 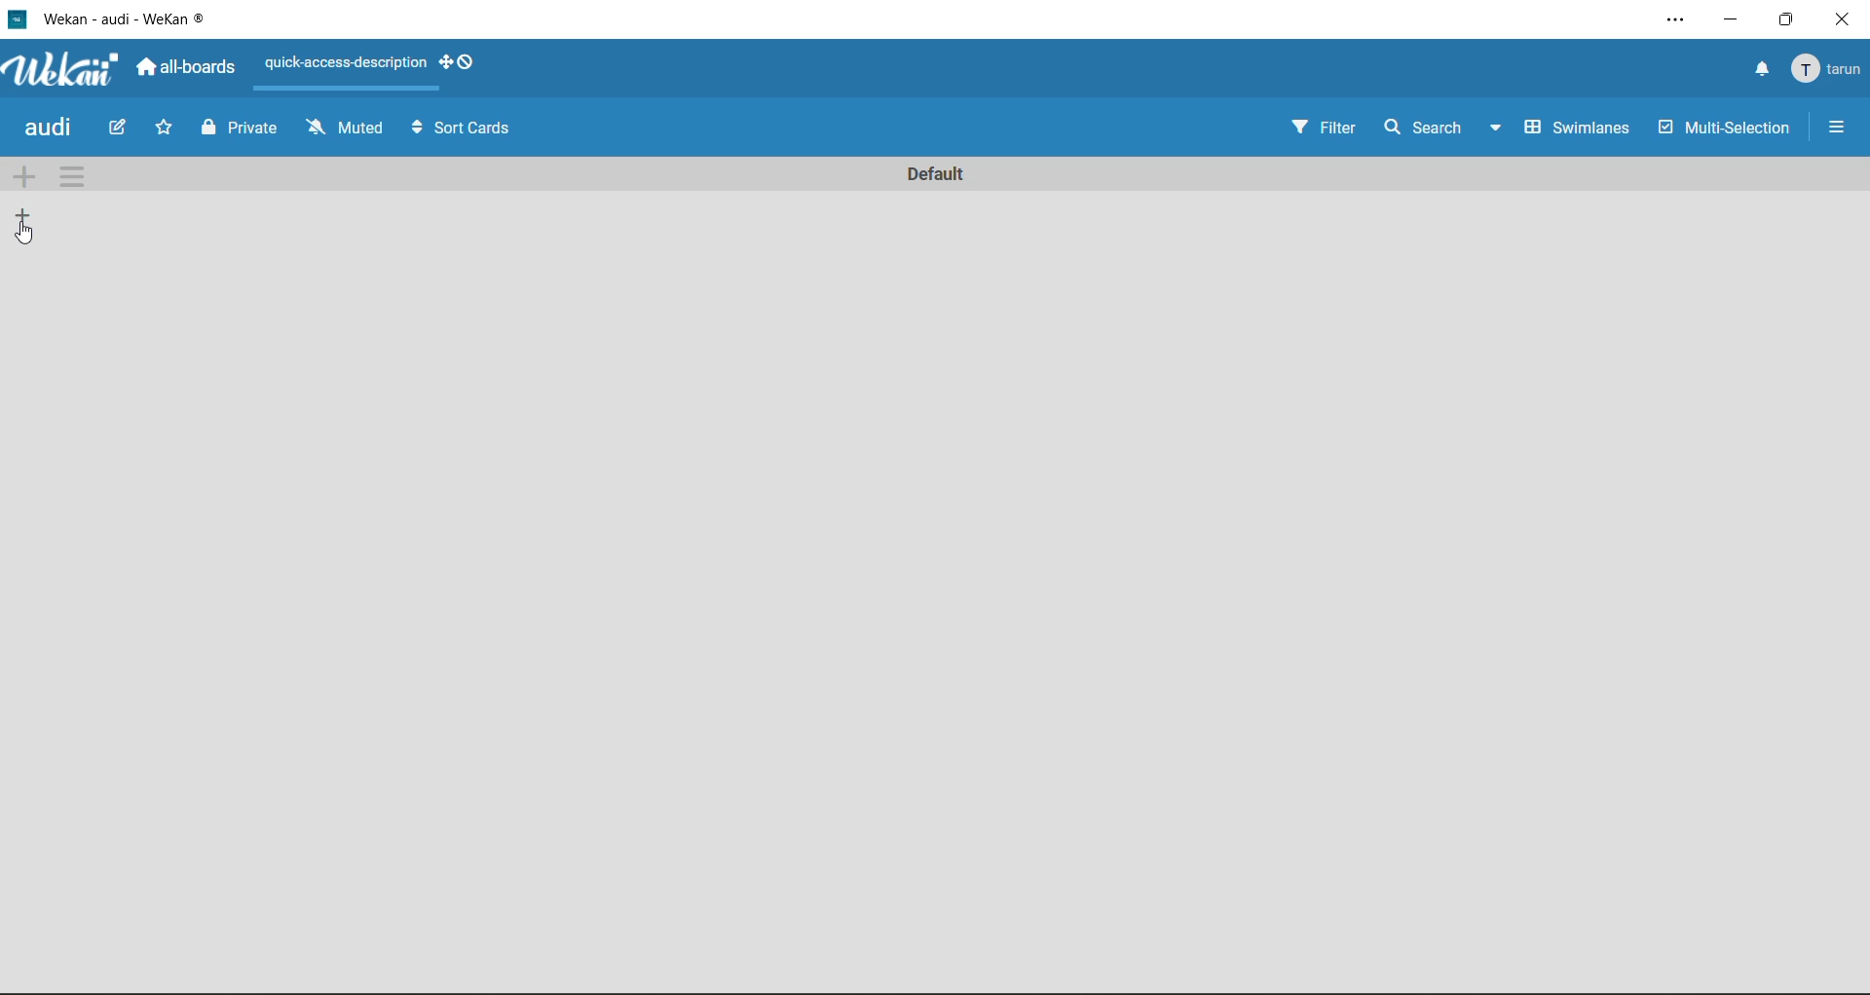 What do you see at coordinates (474, 131) in the screenshot?
I see `sort cards` at bounding box center [474, 131].